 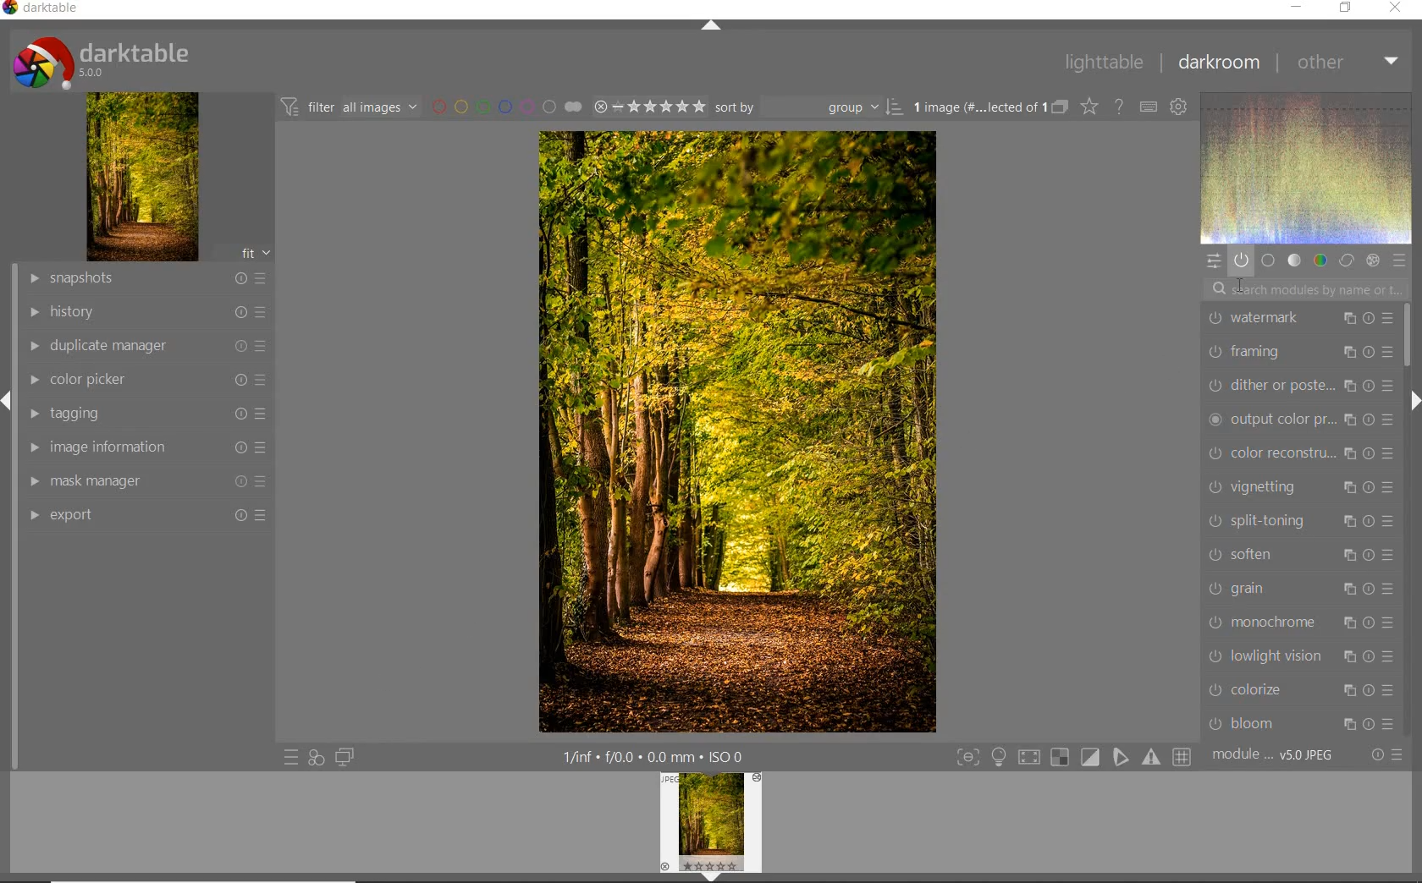 What do you see at coordinates (736, 432) in the screenshot?
I see `selected image` at bounding box center [736, 432].